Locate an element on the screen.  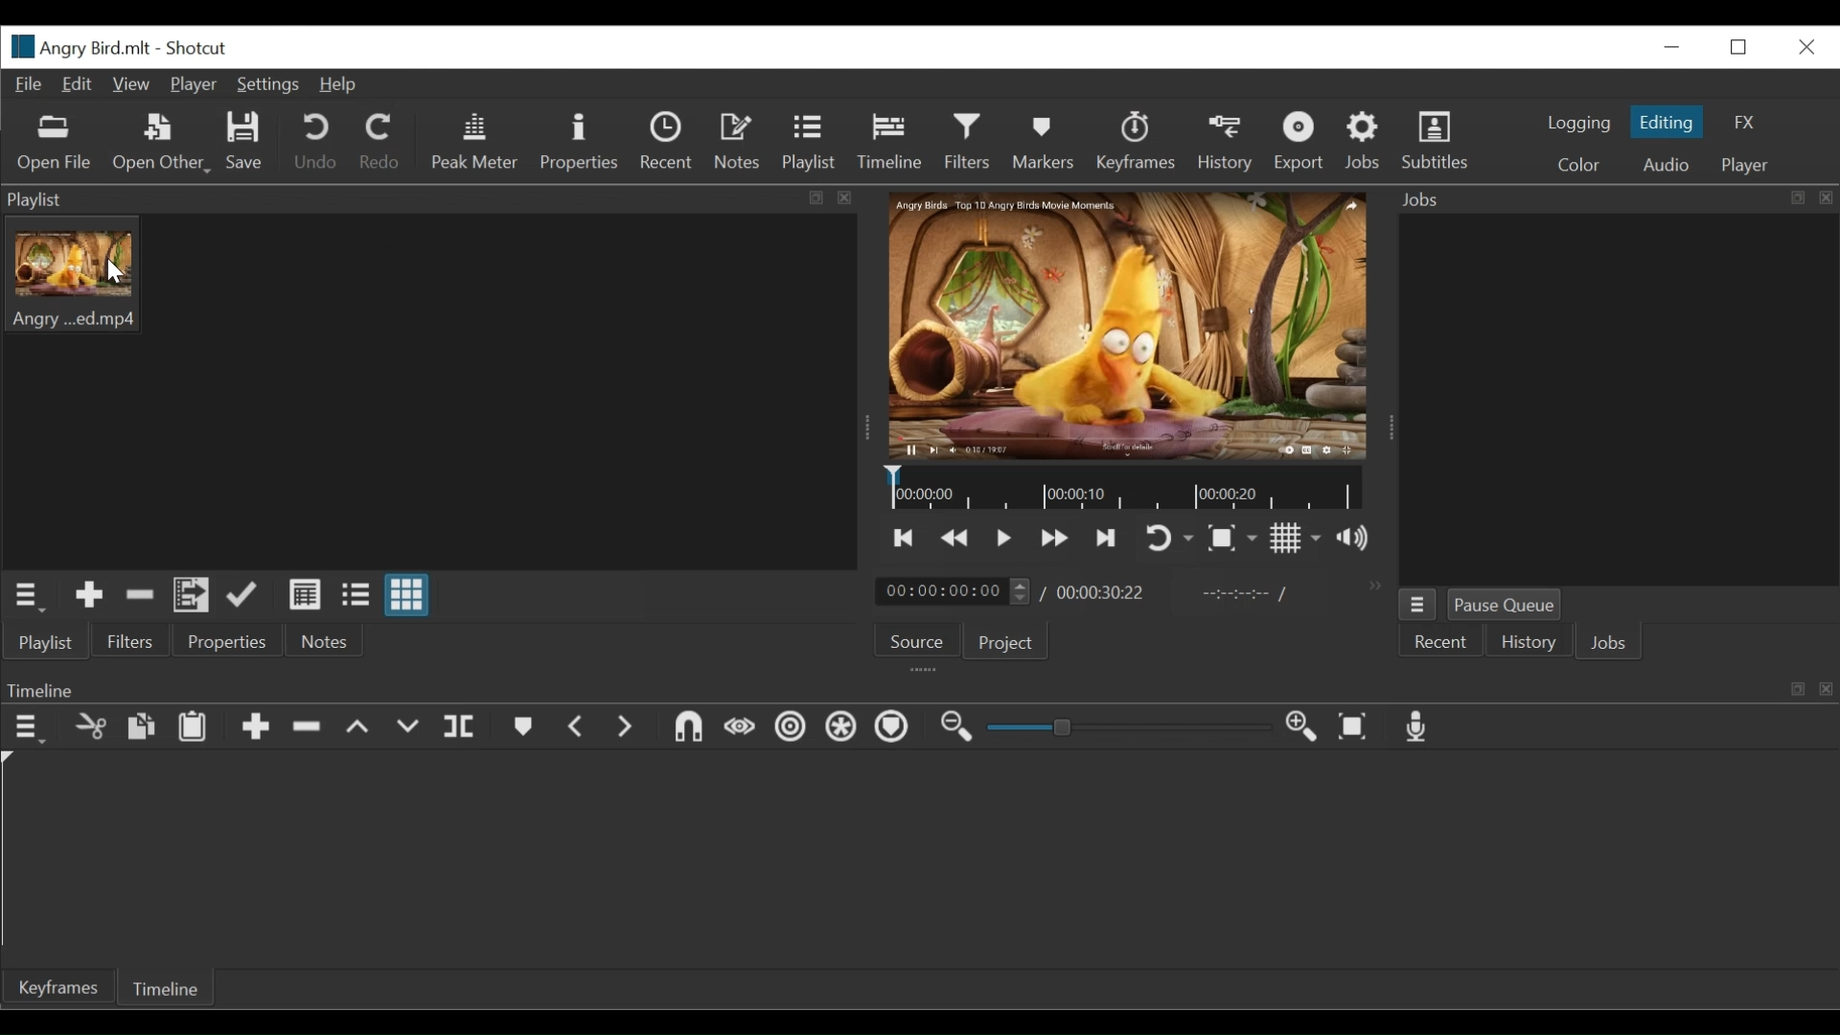
Split playhead is located at coordinates (462, 727).